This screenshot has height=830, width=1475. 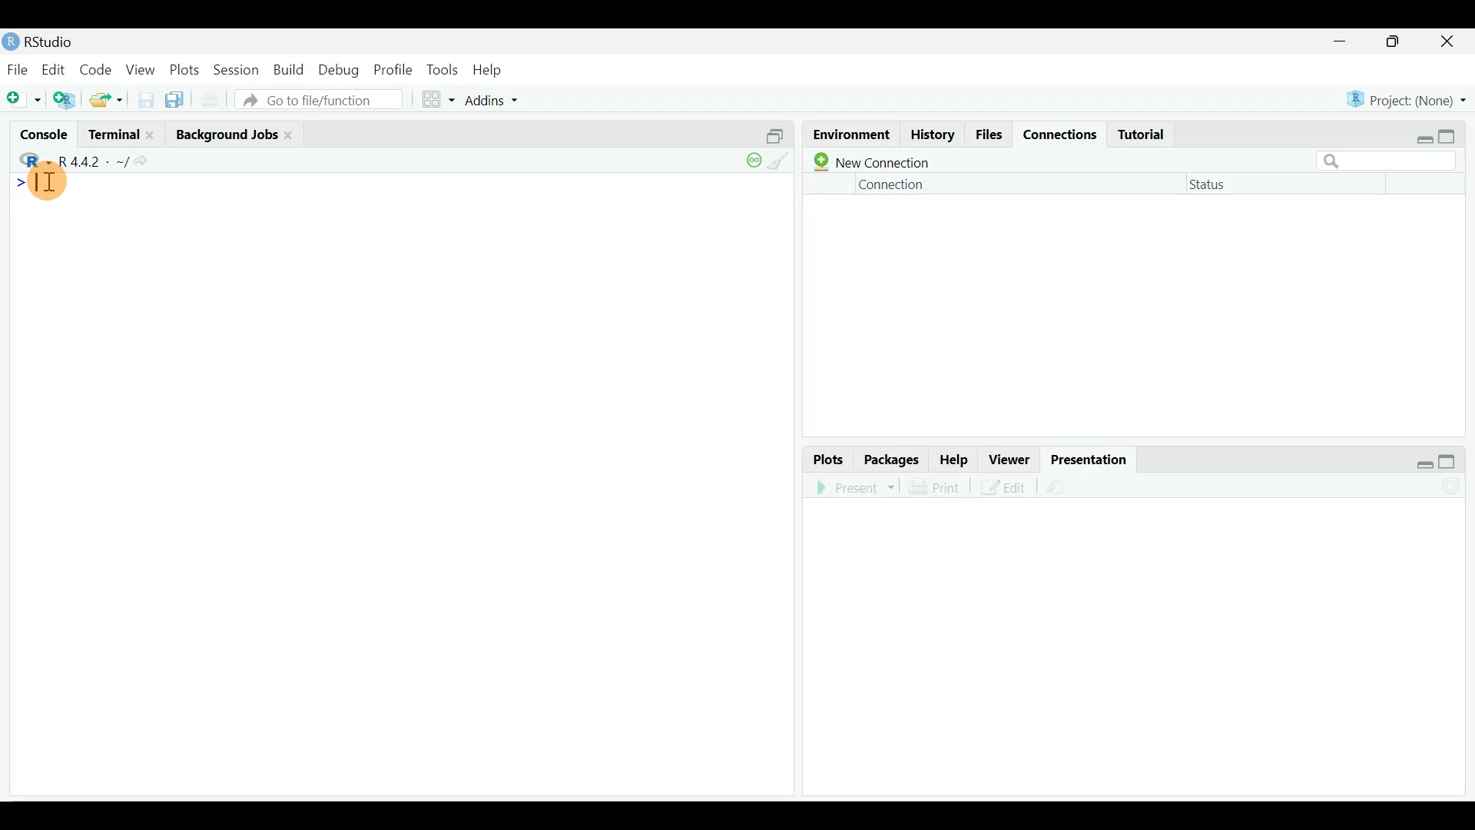 What do you see at coordinates (1400, 43) in the screenshot?
I see `maximize` at bounding box center [1400, 43].